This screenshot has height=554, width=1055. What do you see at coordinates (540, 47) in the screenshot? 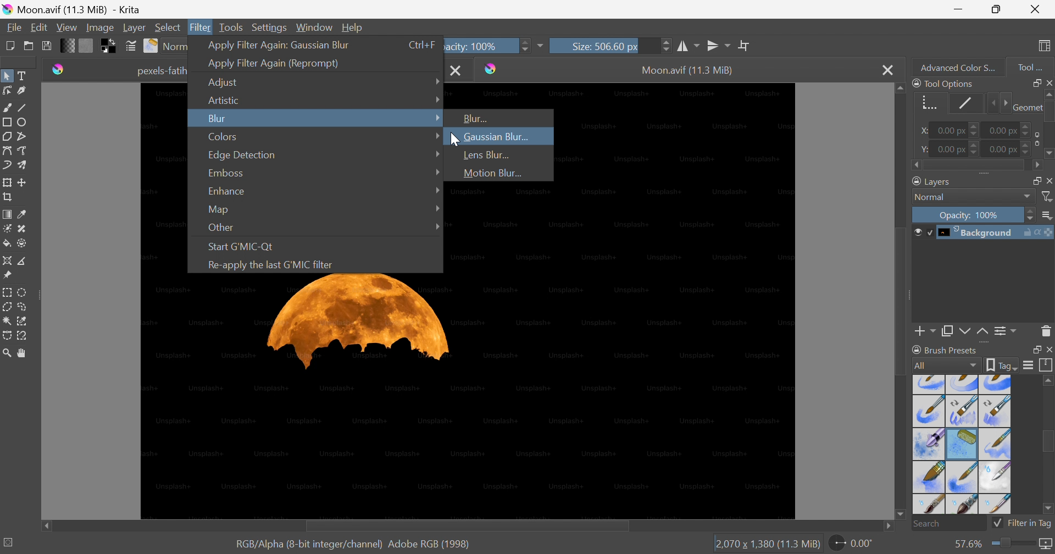
I see `More` at bounding box center [540, 47].